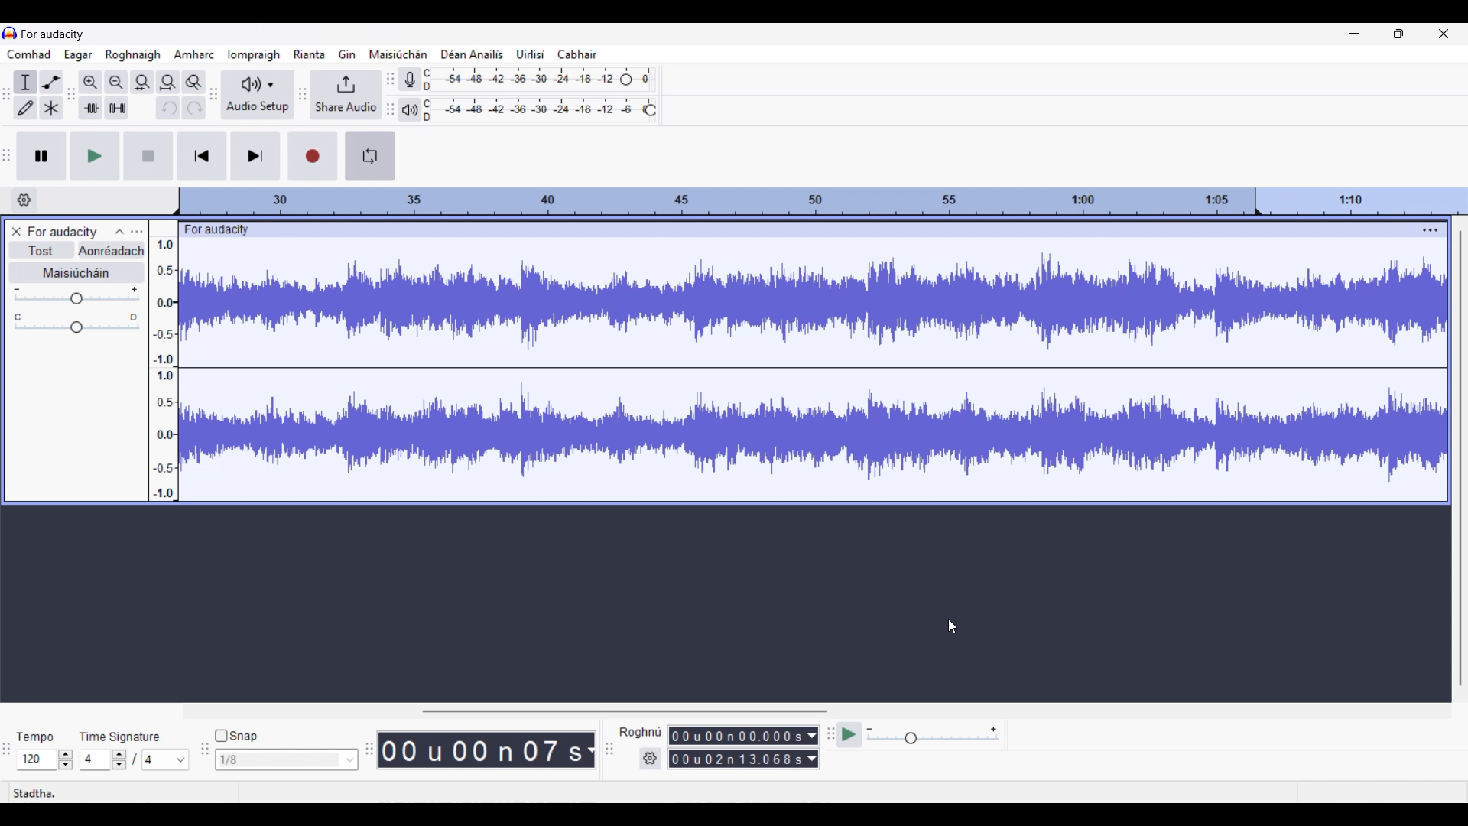 This screenshot has height=826, width=1468. I want to click on Fit selection to width, so click(142, 83).